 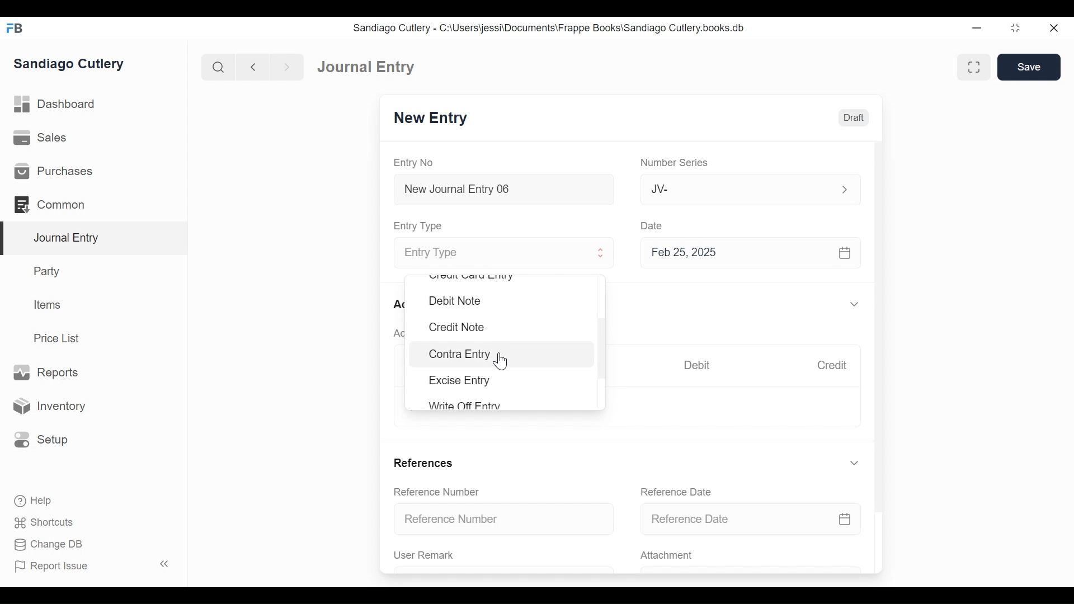 I want to click on Navigate Forward, so click(x=288, y=68).